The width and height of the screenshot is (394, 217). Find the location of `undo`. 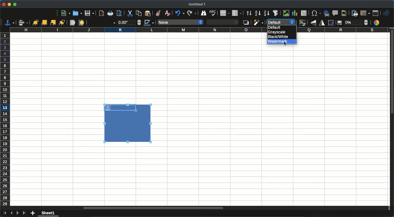

undo is located at coordinates (180, 13).